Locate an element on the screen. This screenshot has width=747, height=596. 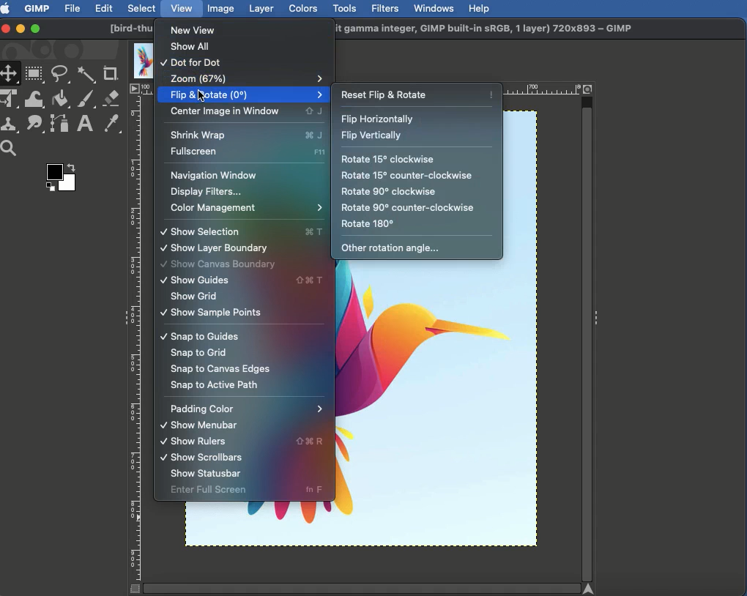
File is located at coordinates (73, 7).